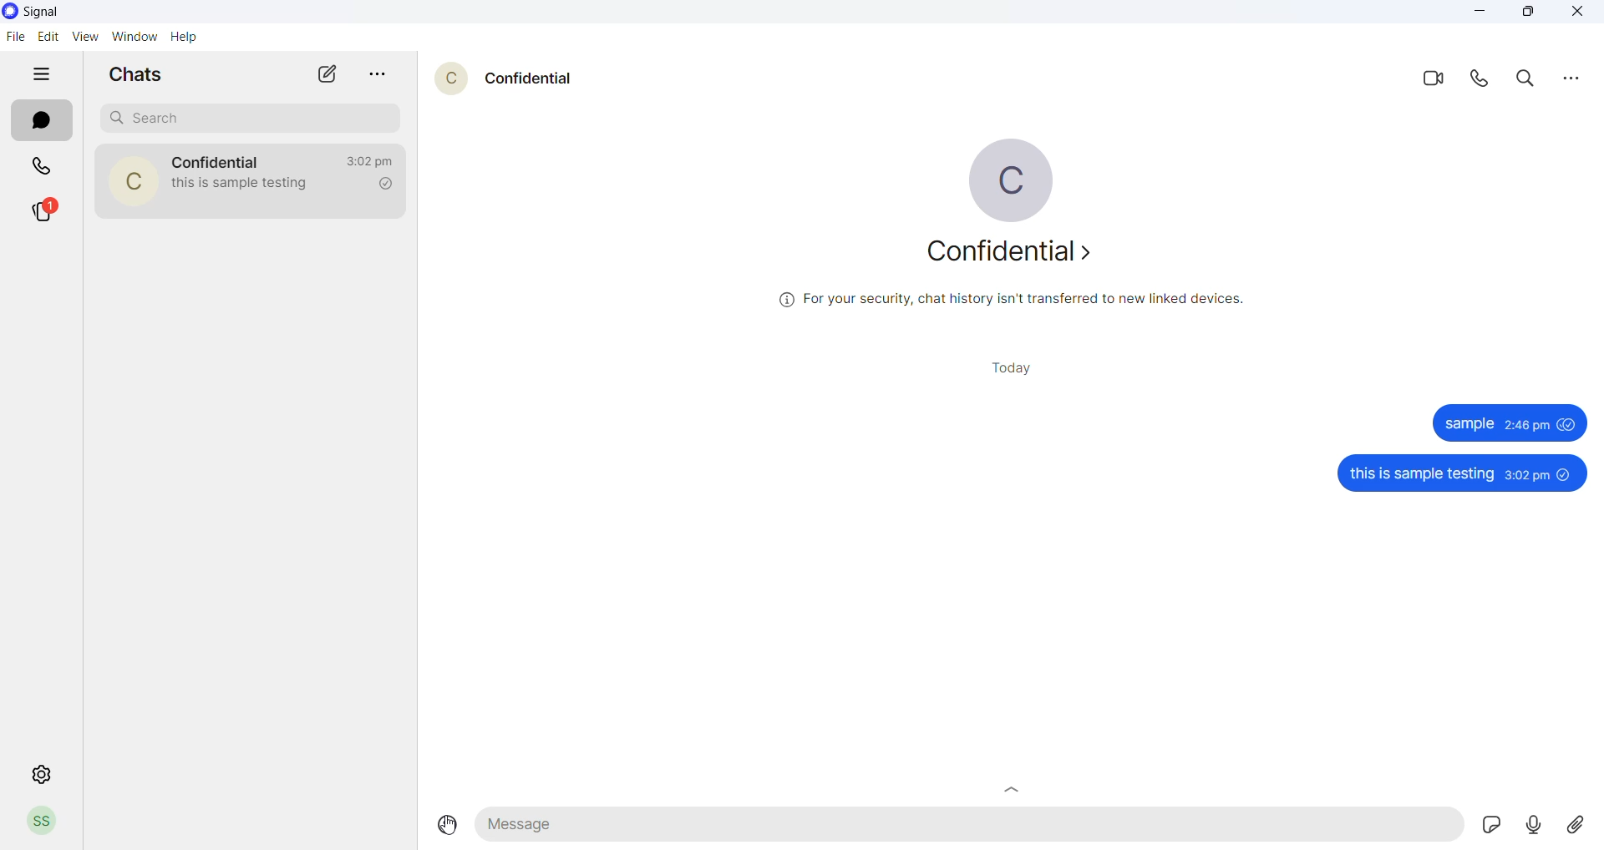 The height and width of the screenshot is (850, 1604). What do you see at coordinates (1572, 823) in the screenshot?
I see `share attachments` at bounding box center [1572, 823].